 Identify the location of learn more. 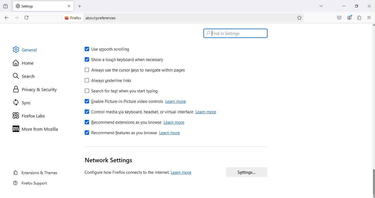
(182, 172).